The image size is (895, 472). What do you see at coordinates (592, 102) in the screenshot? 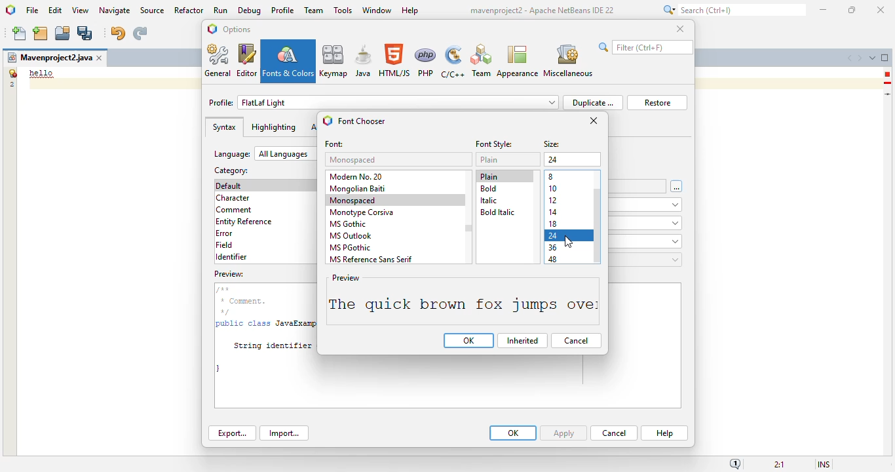
I see `duplicate` at bounding box center [592, 102].